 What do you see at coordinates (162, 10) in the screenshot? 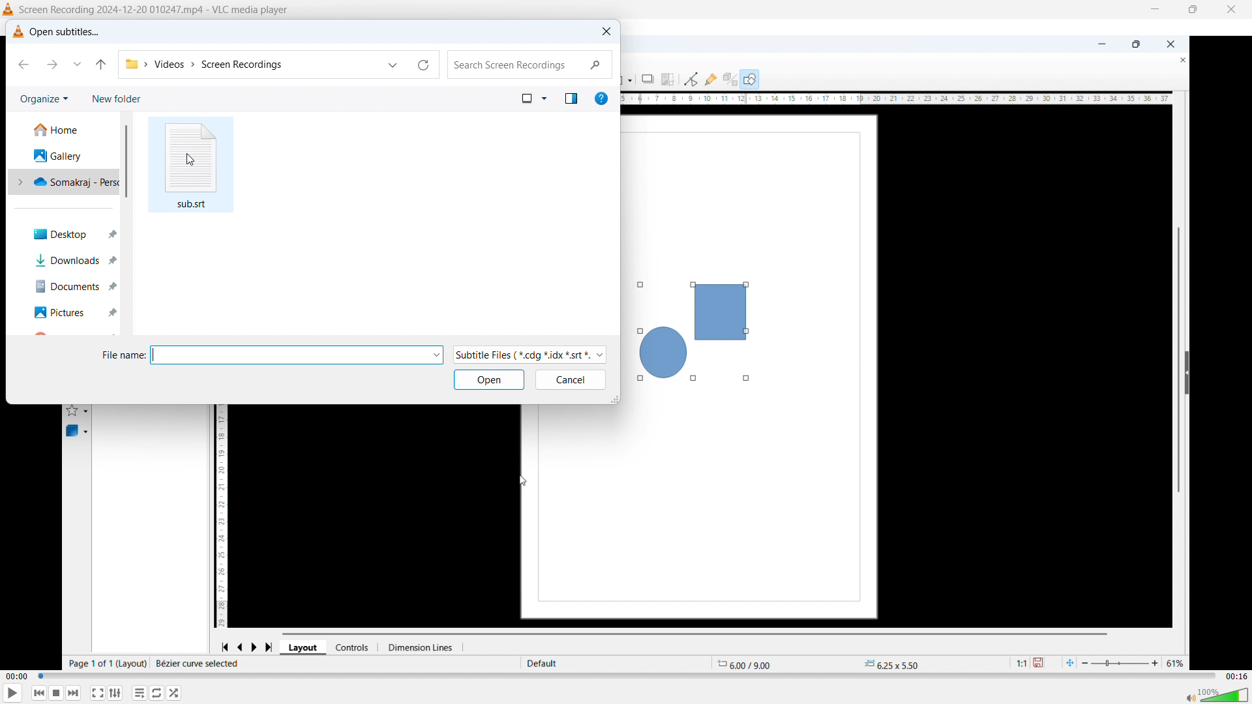
I see `screen recording 2024-12-20 010247 mp4 vlc media player` at bounding box center [162, 10].